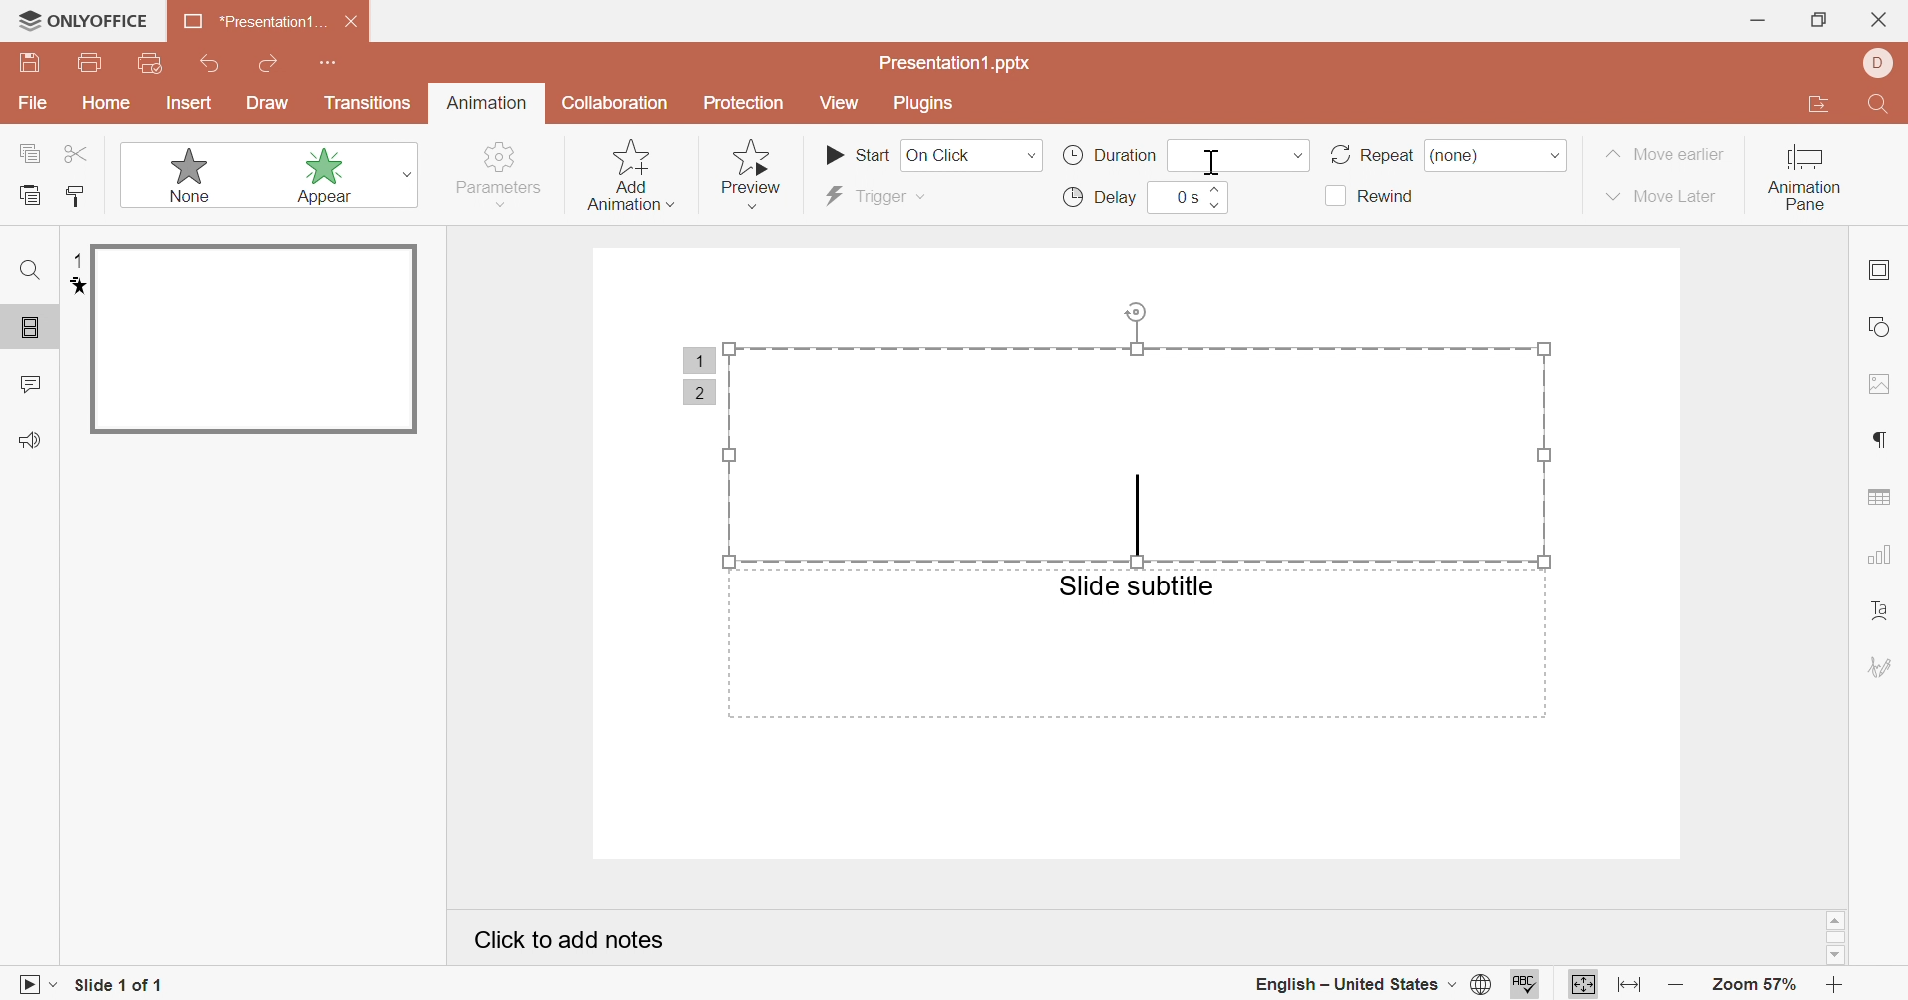 The width and height of the screenshot is (1908, 1000). What do you see at coordinates (1299, 156) in the screenshot?
I see `drop down` at bounding box center [1299, 156].